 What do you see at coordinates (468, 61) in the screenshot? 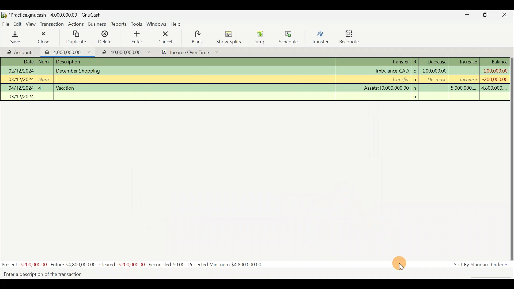
I see `Increase` at bounding box center [468, 61].